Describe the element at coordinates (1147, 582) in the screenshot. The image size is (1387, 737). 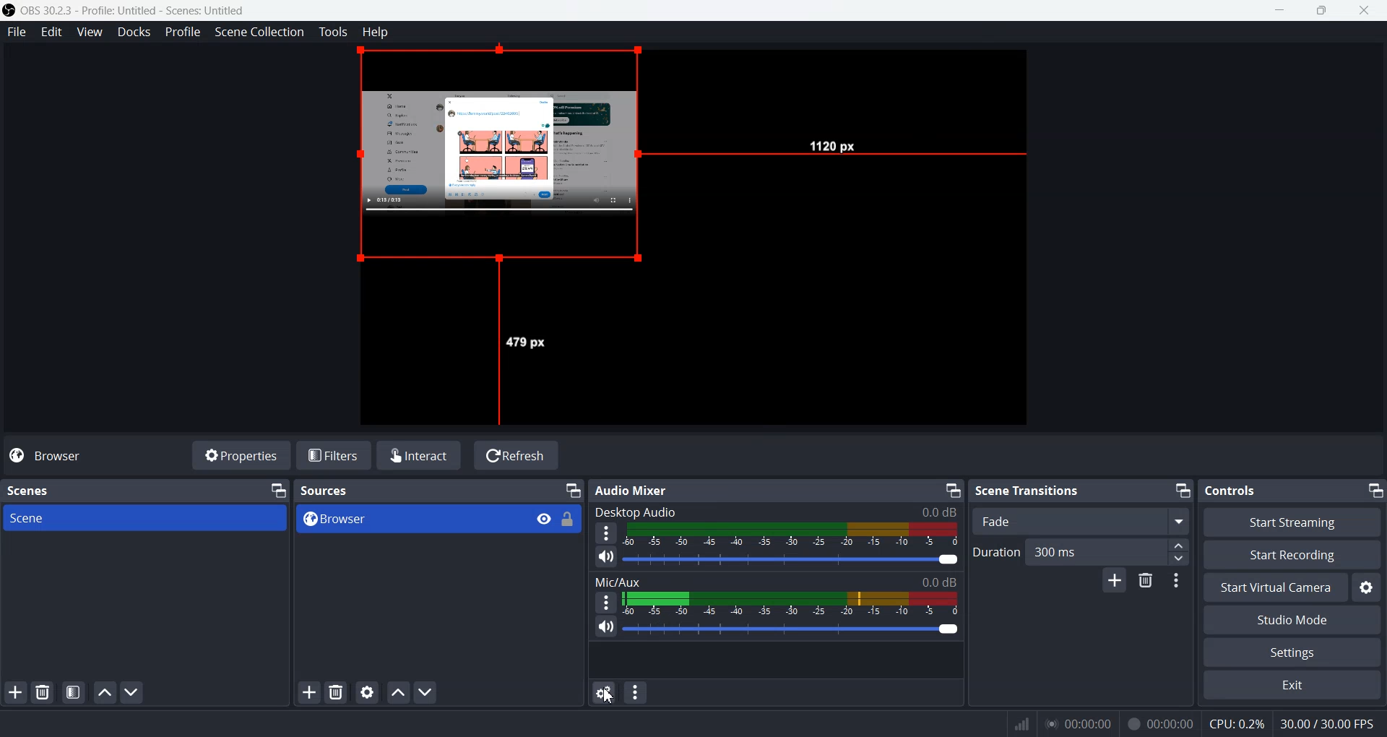
I see `Remove configurable transistion` at that location.